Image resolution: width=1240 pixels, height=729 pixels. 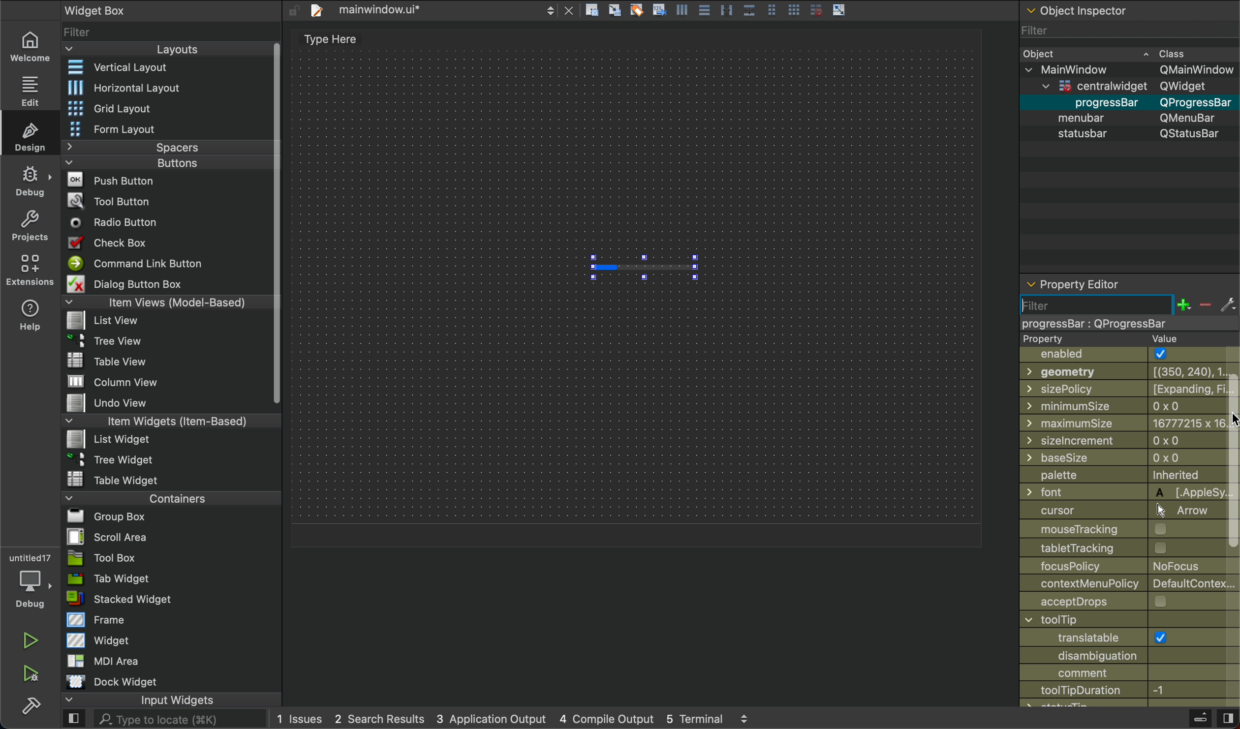 I want to click on build, so click(x=31, y=704).